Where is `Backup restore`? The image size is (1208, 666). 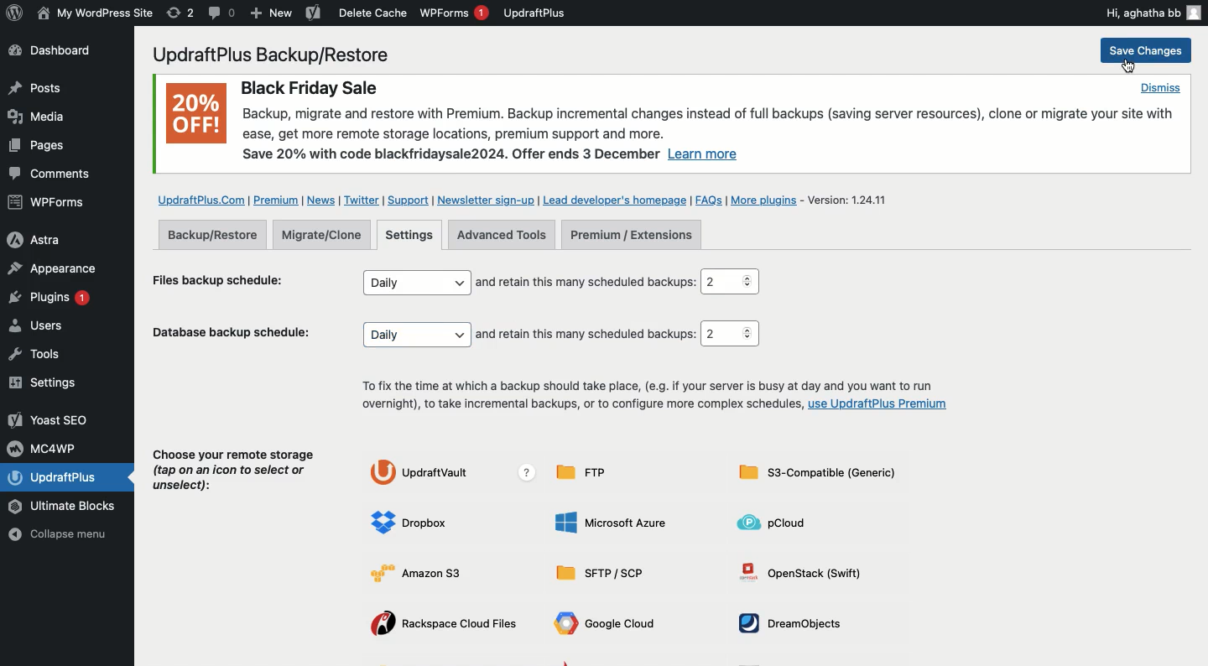 Backup restore is located at coordinates (212, 234).